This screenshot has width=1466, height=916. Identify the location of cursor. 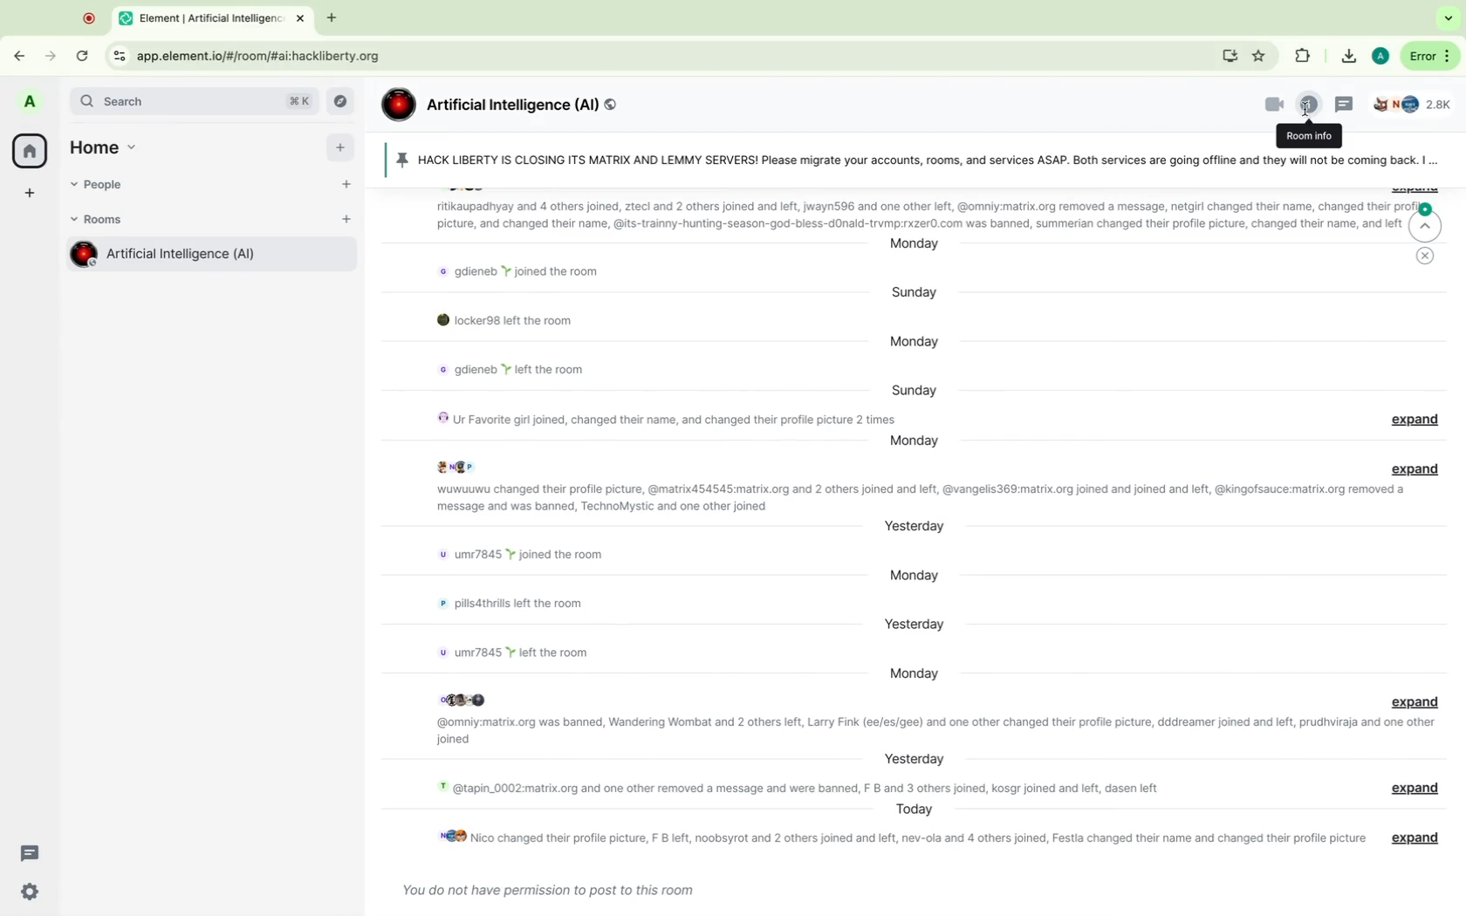
(1306, 107).